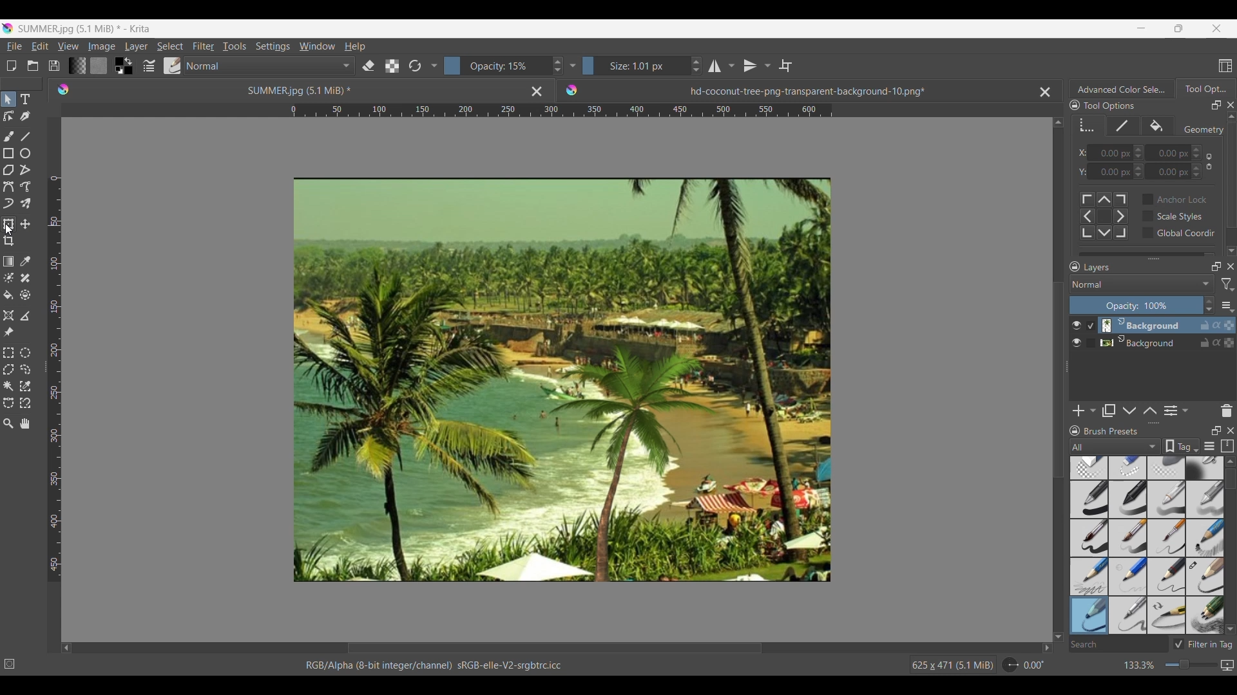 This screenshot has height=695, width=1237. Describe the element at coordinates (8, 187) in the screenshot. I see `Bezier curve tool` at that location.